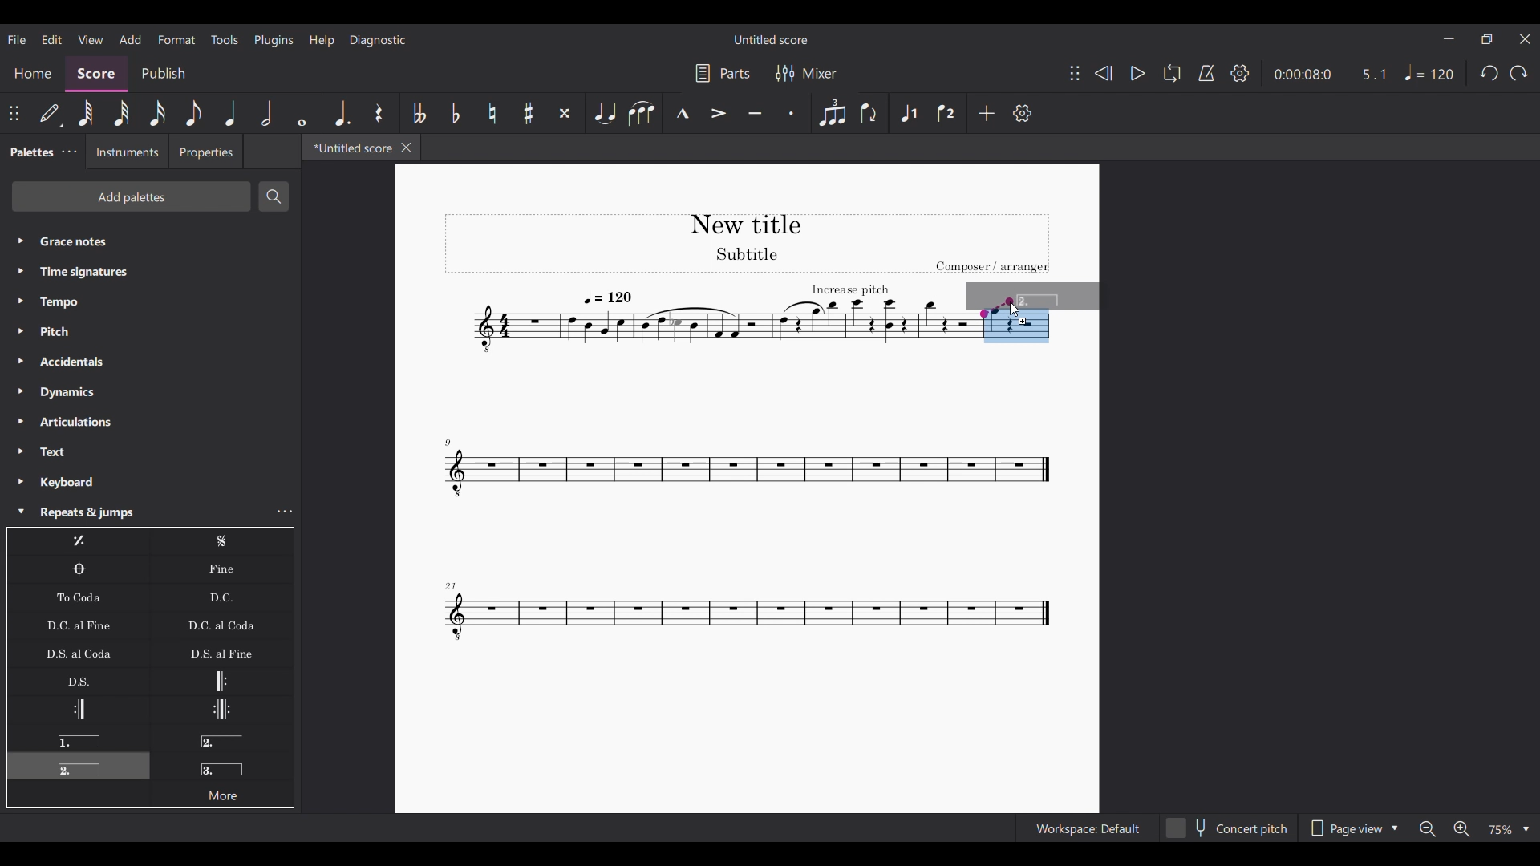 Image resolution: width=1540 pixels, height=866 pixels. I want to click on Current duration, so click(1302, 75).